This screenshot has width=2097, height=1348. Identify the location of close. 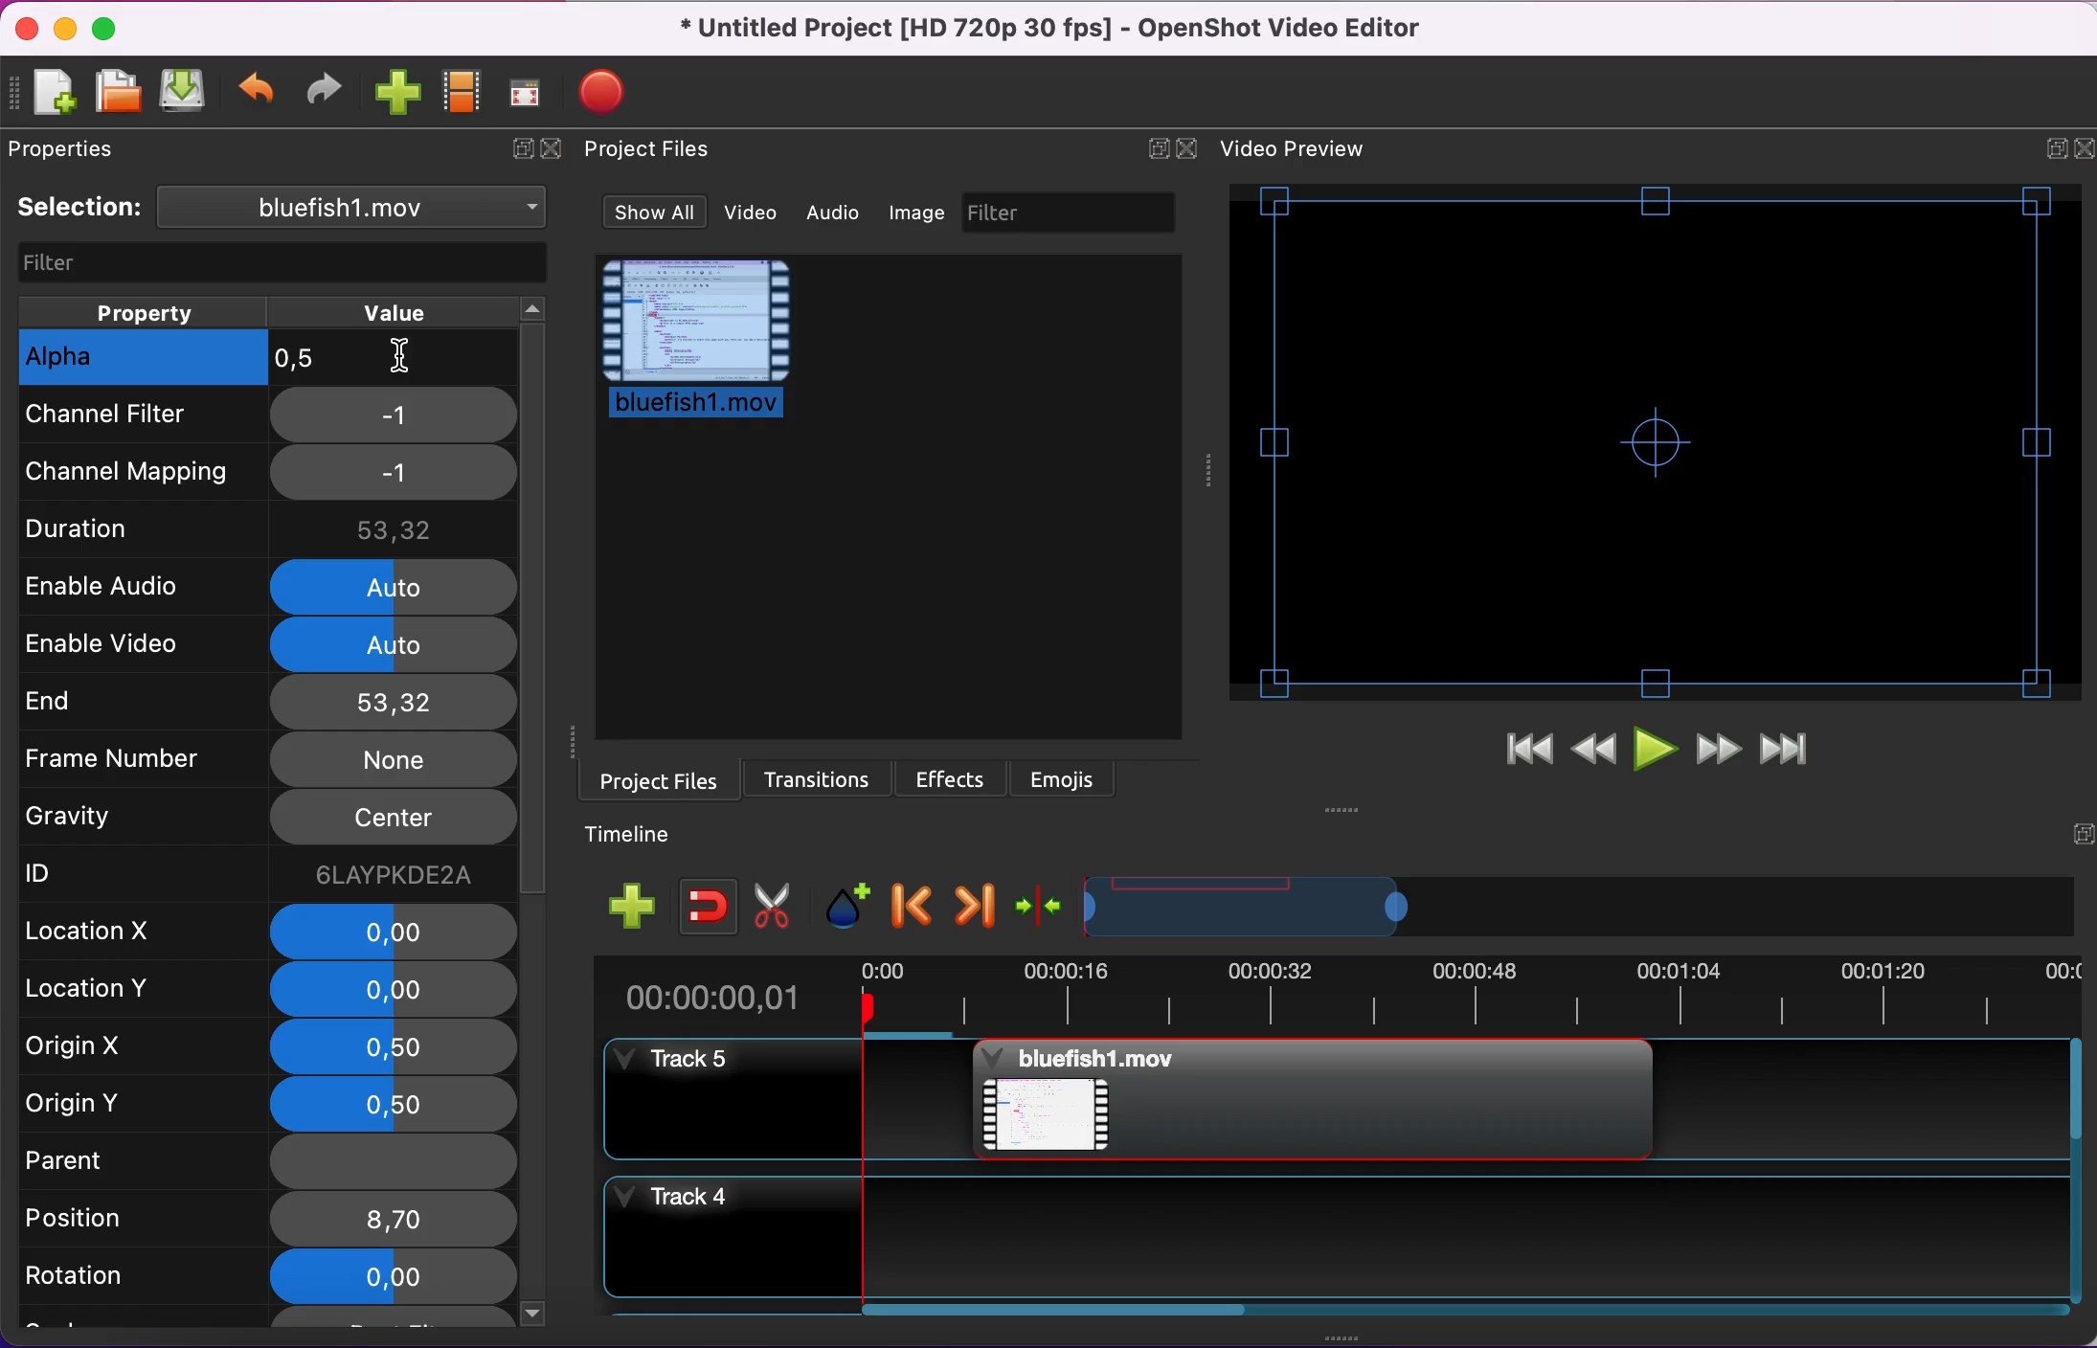
(2084, 149).